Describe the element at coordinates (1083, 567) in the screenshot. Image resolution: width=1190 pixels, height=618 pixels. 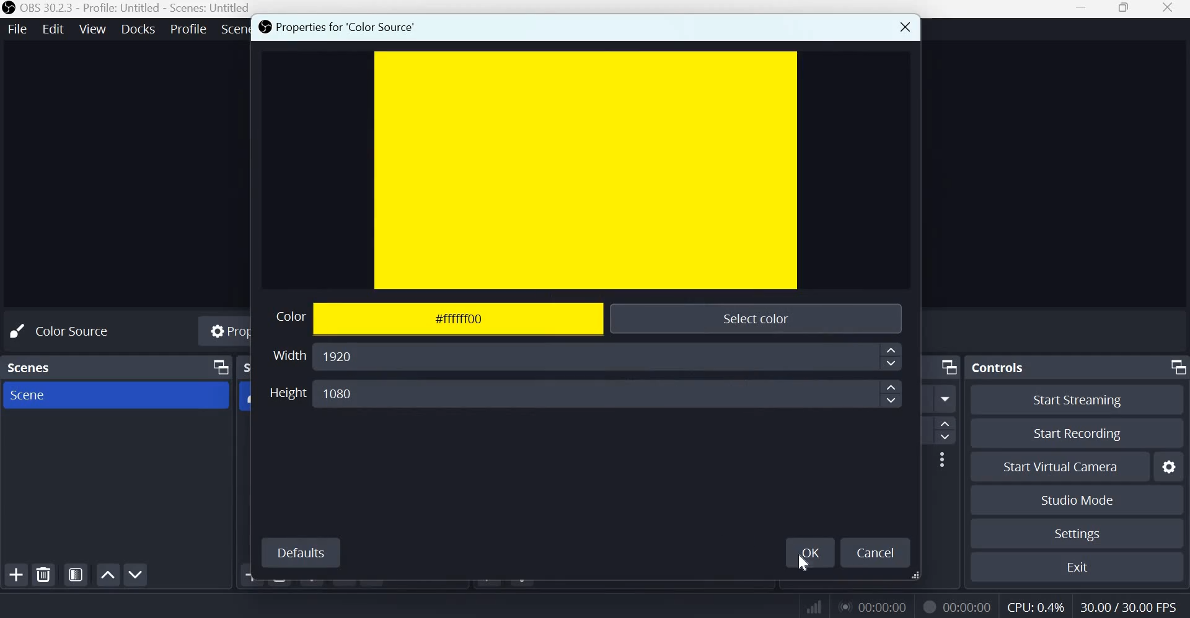
I see `Exit` at that location.